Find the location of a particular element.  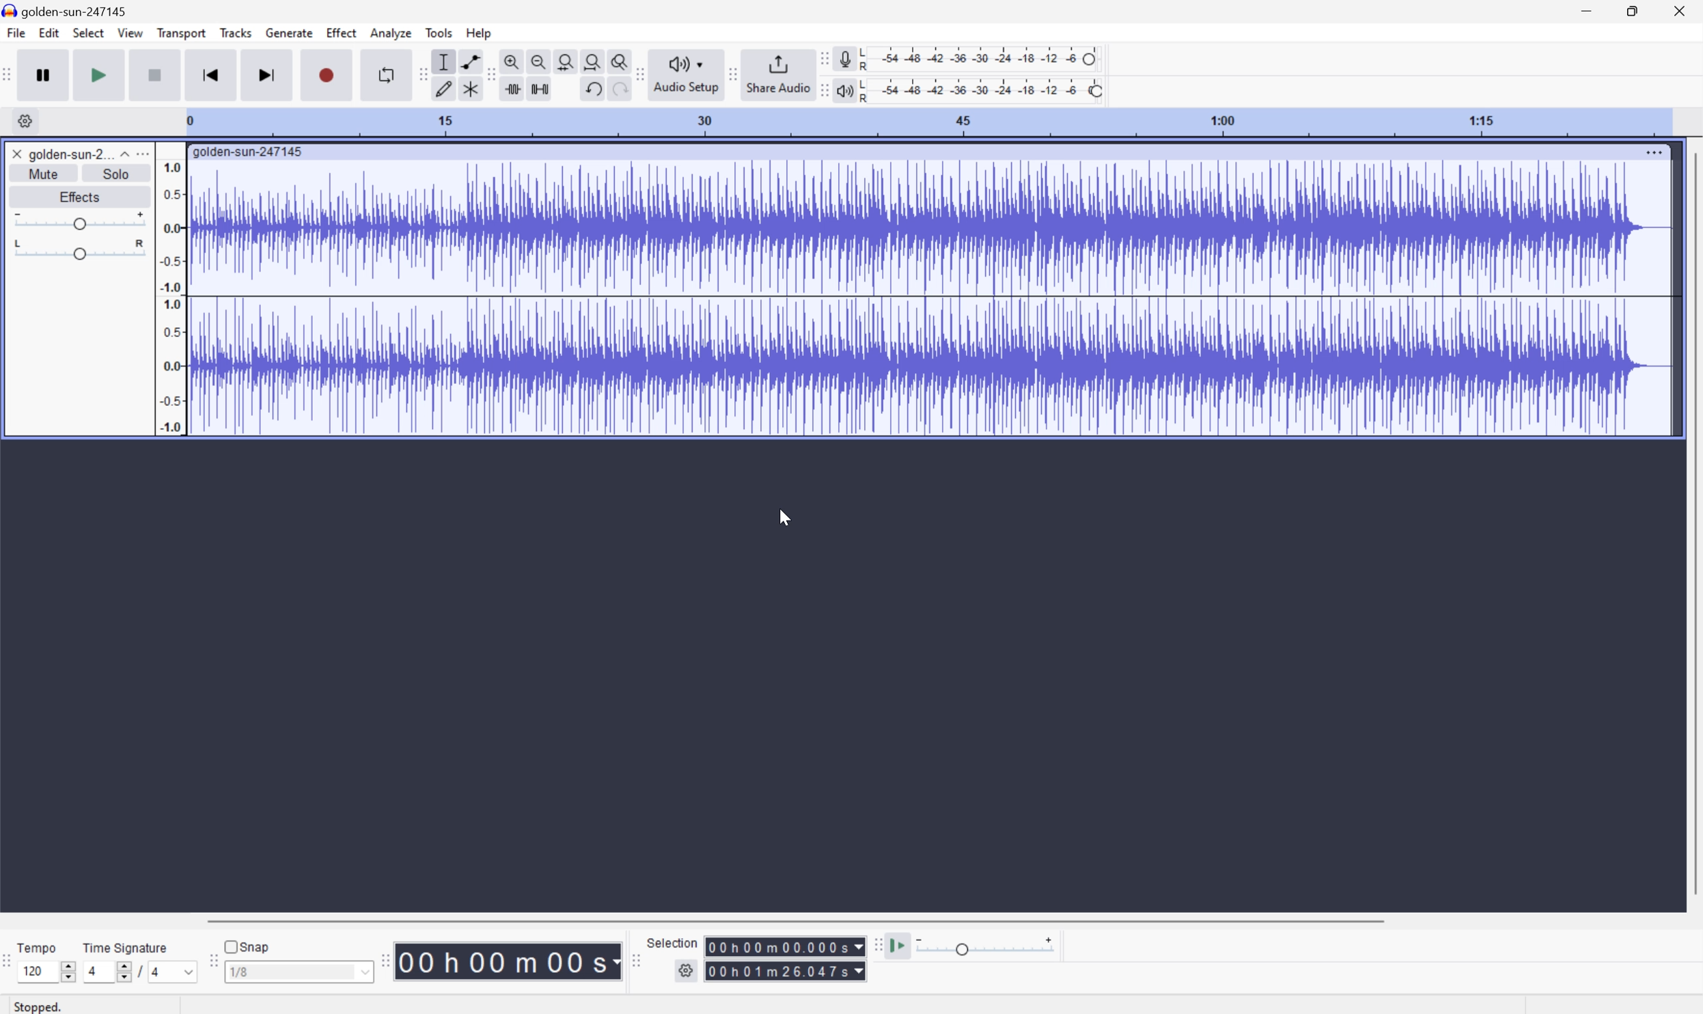

goldensun-247145 is located at coordinates (66, 11).